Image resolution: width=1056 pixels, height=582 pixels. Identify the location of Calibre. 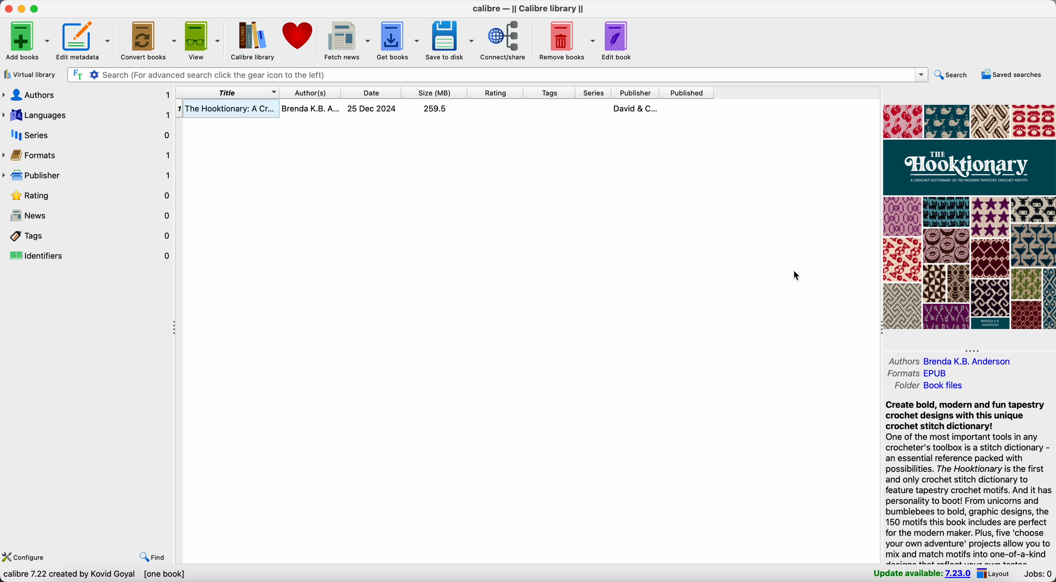
(528, 10).